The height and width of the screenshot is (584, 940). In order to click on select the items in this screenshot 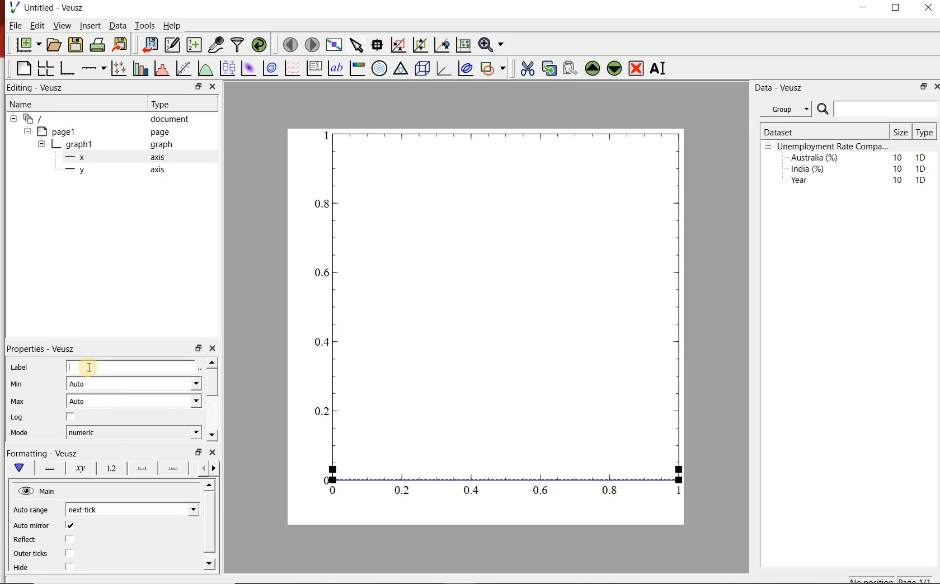, I will do `click(358, 44)`.